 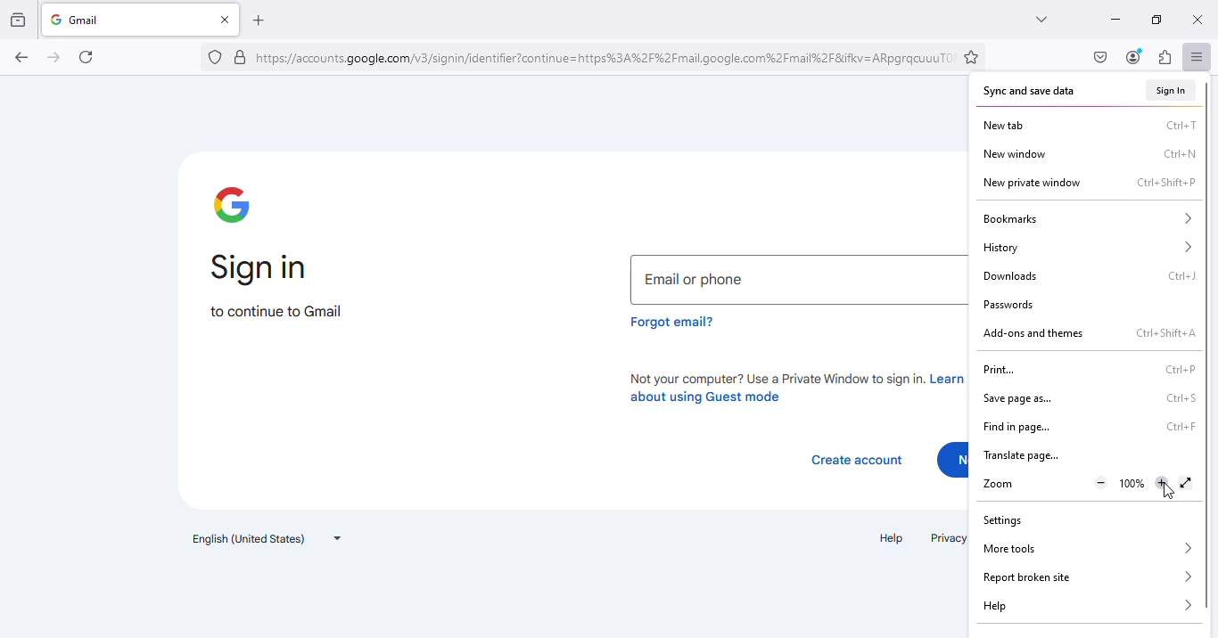 I want to click on save to pocket, so click(x=1101, y=57).